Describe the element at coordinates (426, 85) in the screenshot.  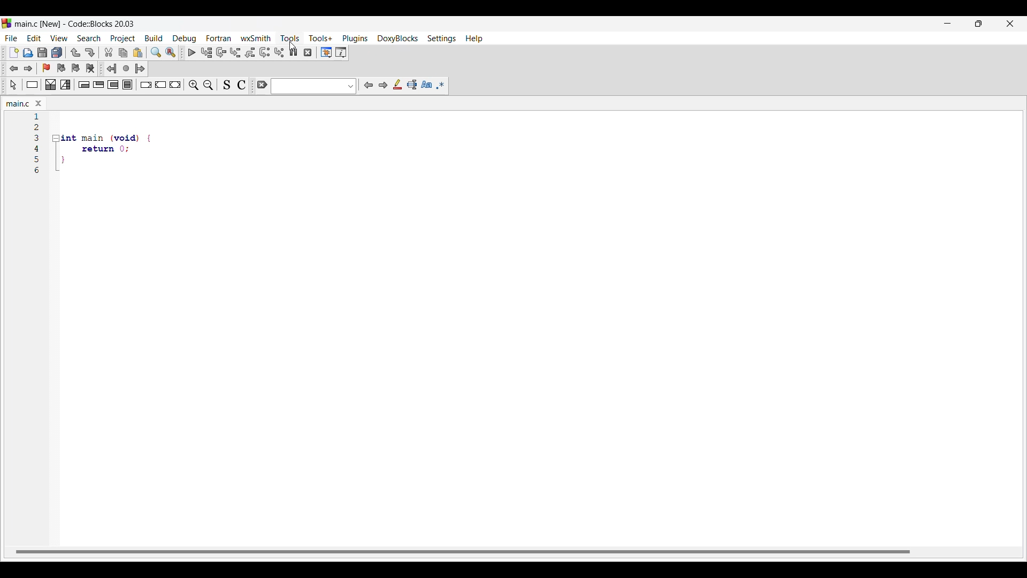
I see `Match case` at that location.